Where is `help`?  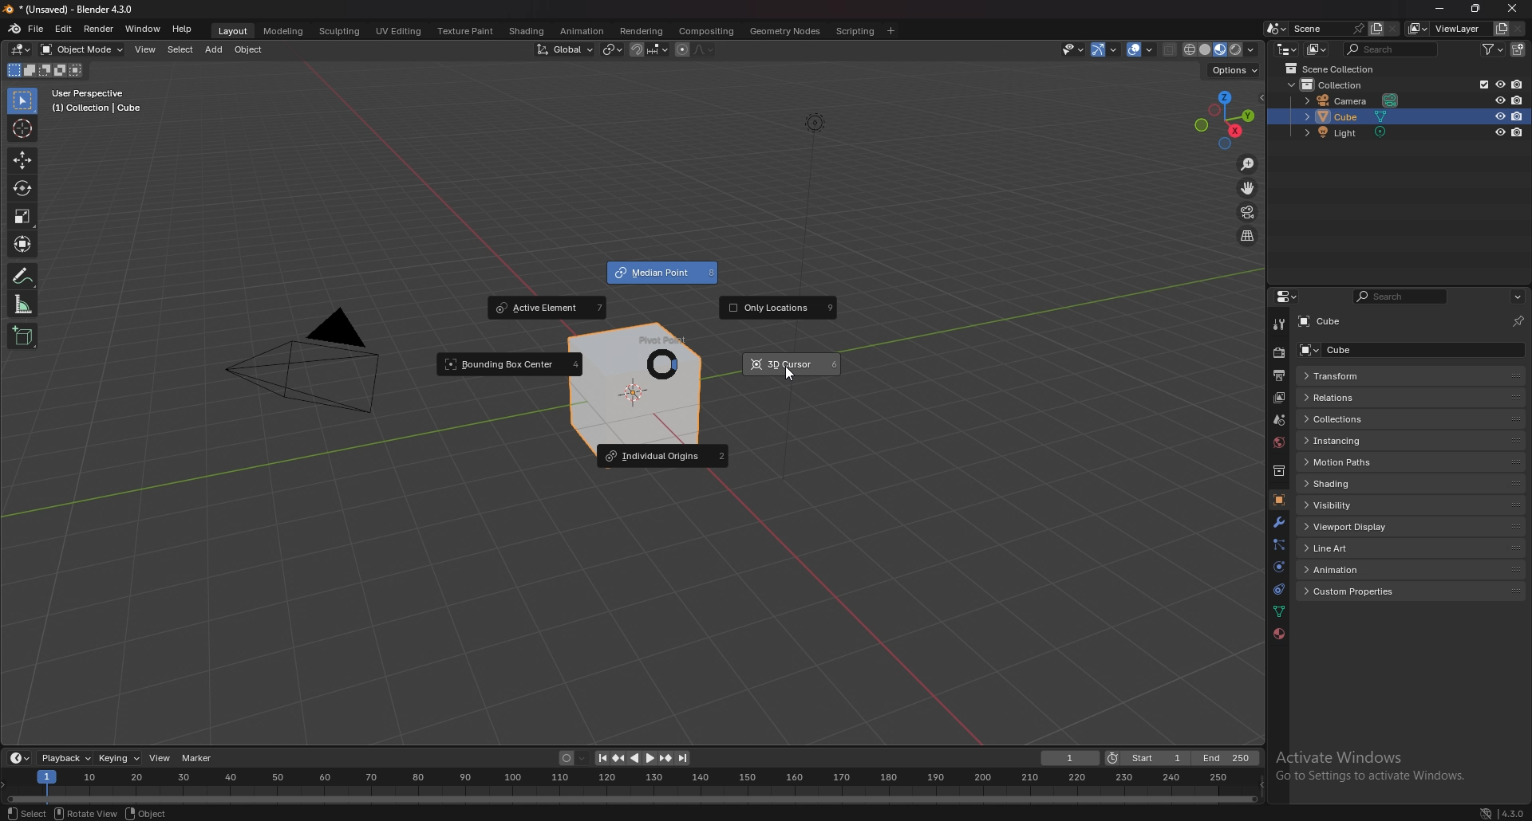 help is located at coordinates (183, 29).